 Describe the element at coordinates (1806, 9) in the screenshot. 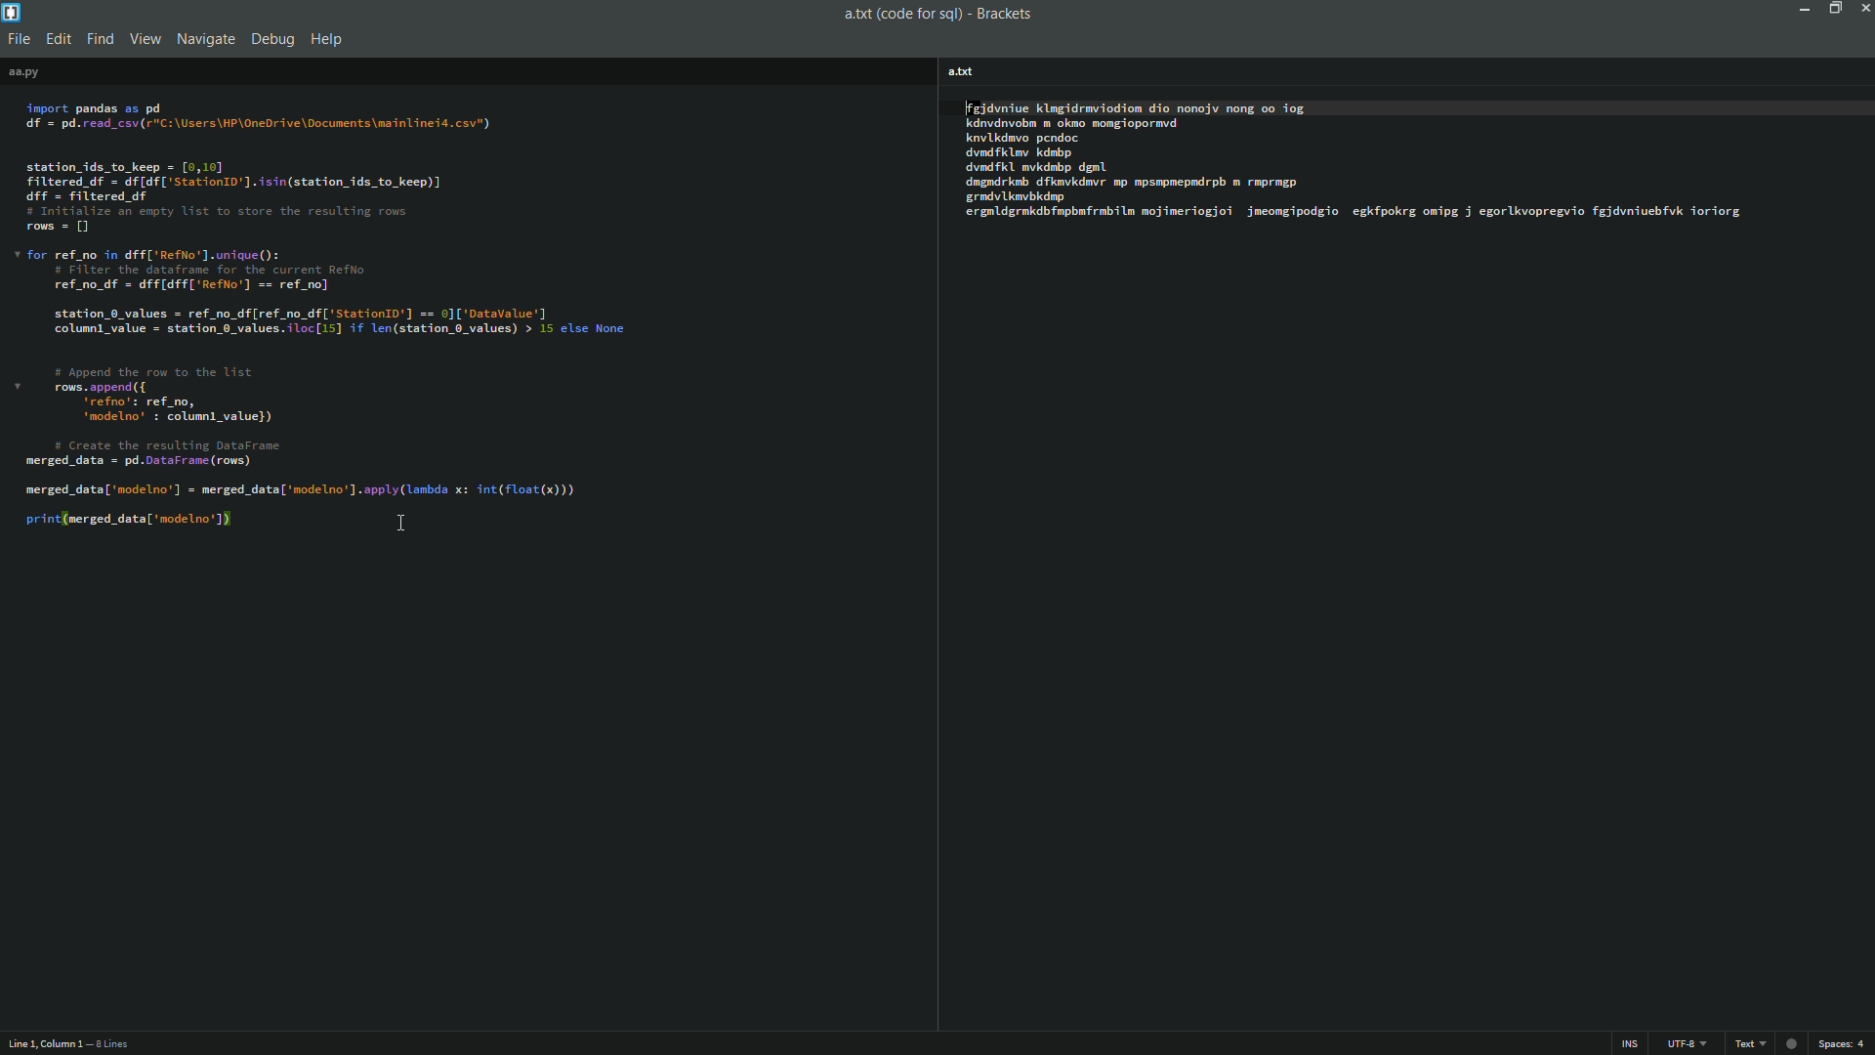

I see `minimize` at that location.